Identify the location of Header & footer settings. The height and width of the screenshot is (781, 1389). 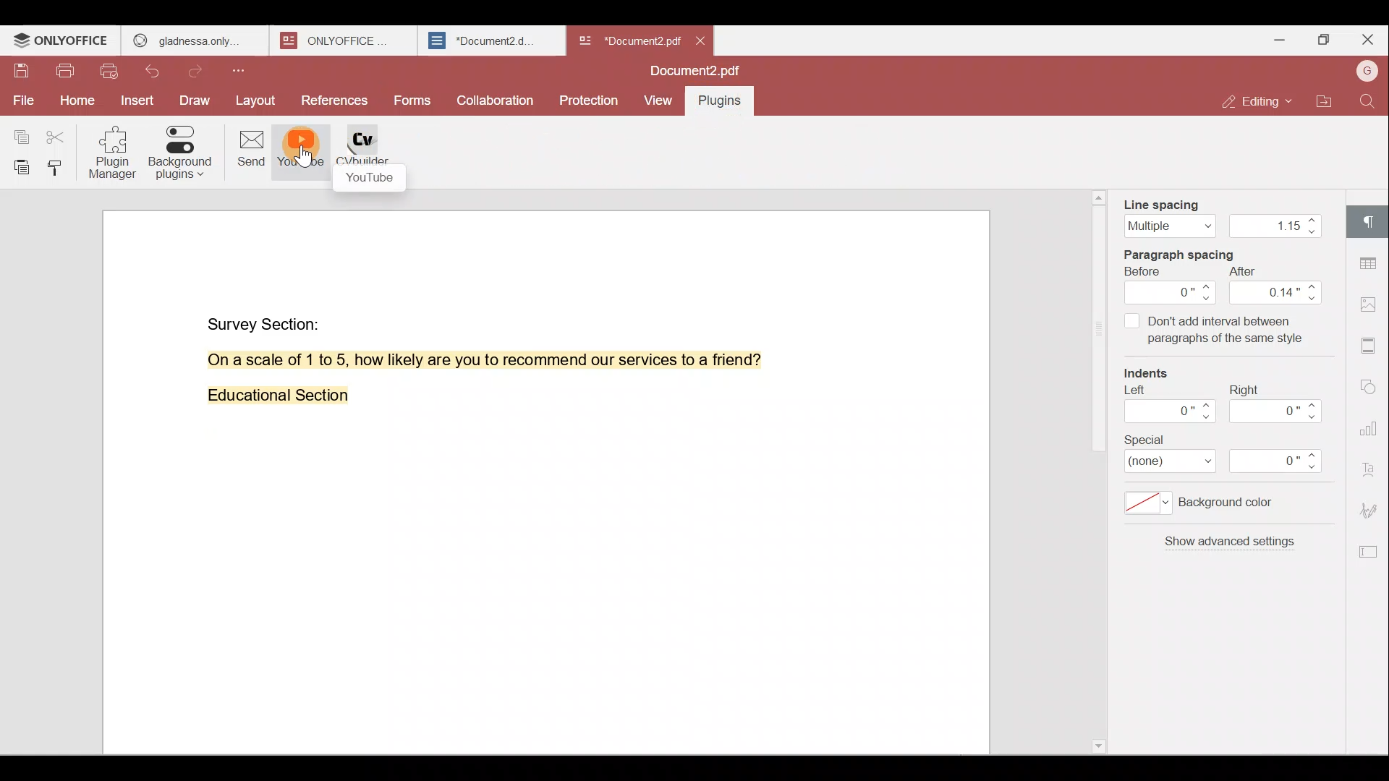
(1372, 344).